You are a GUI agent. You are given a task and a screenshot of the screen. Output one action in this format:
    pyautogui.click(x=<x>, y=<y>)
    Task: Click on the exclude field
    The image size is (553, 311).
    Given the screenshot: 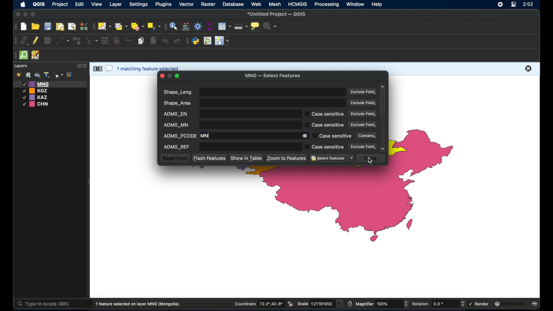 What is the action you would take?
    pyautogui.click(x=363, y=125)
    